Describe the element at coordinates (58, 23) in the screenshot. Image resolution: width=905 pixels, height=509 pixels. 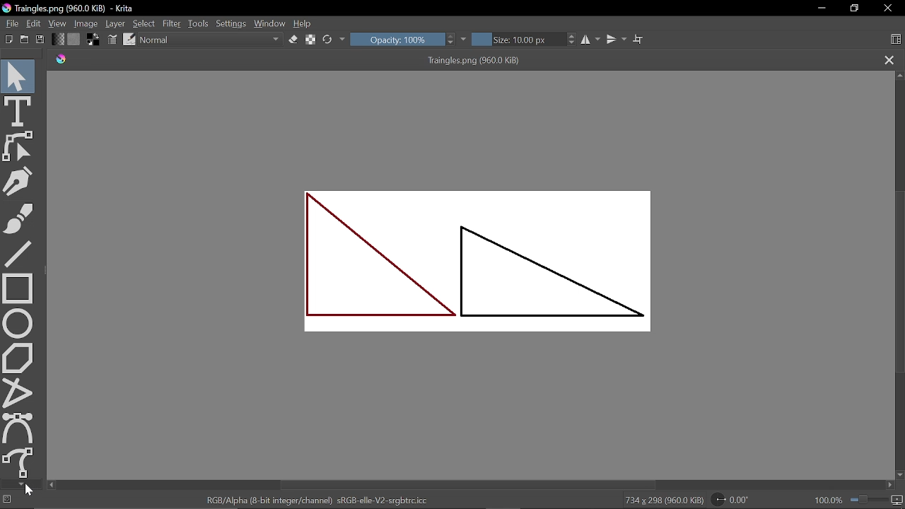
I see `View` at that location.